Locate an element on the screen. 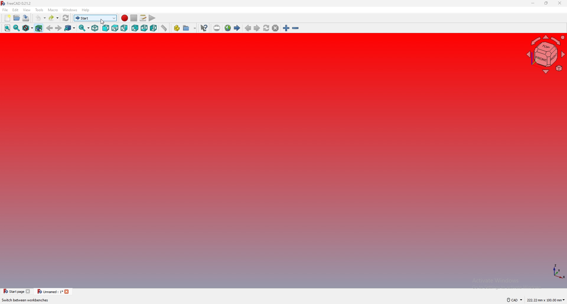 This screenshot has width=567, height=304. fit selection is located at coordinates (17, 28).